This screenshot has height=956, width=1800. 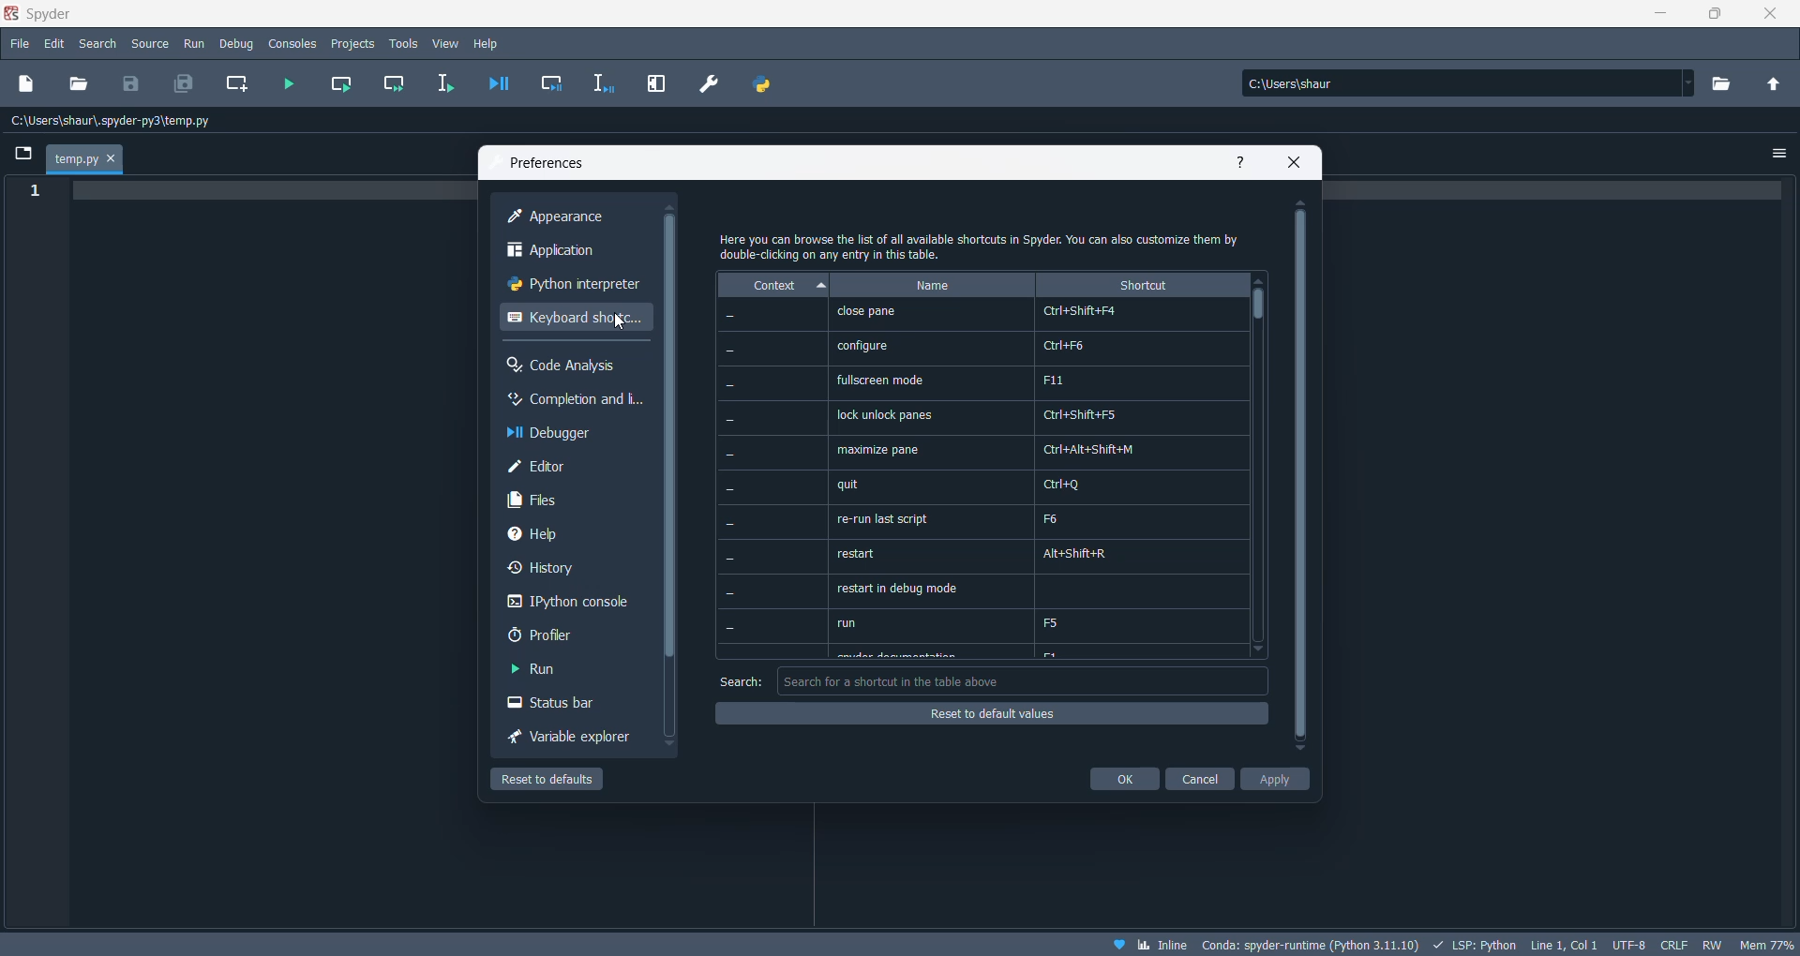 What do you see at coordinates (134, 83) in the screenshot?
I see `save files` at bounding box center [134, 83].